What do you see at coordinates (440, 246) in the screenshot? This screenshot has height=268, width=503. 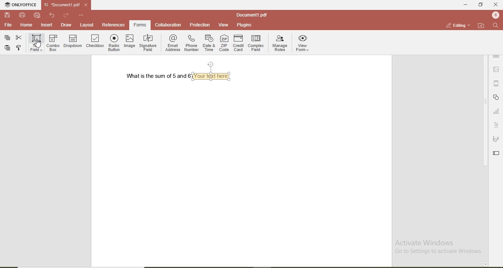 I see `Activate windows` at bounding box center [440, 246].